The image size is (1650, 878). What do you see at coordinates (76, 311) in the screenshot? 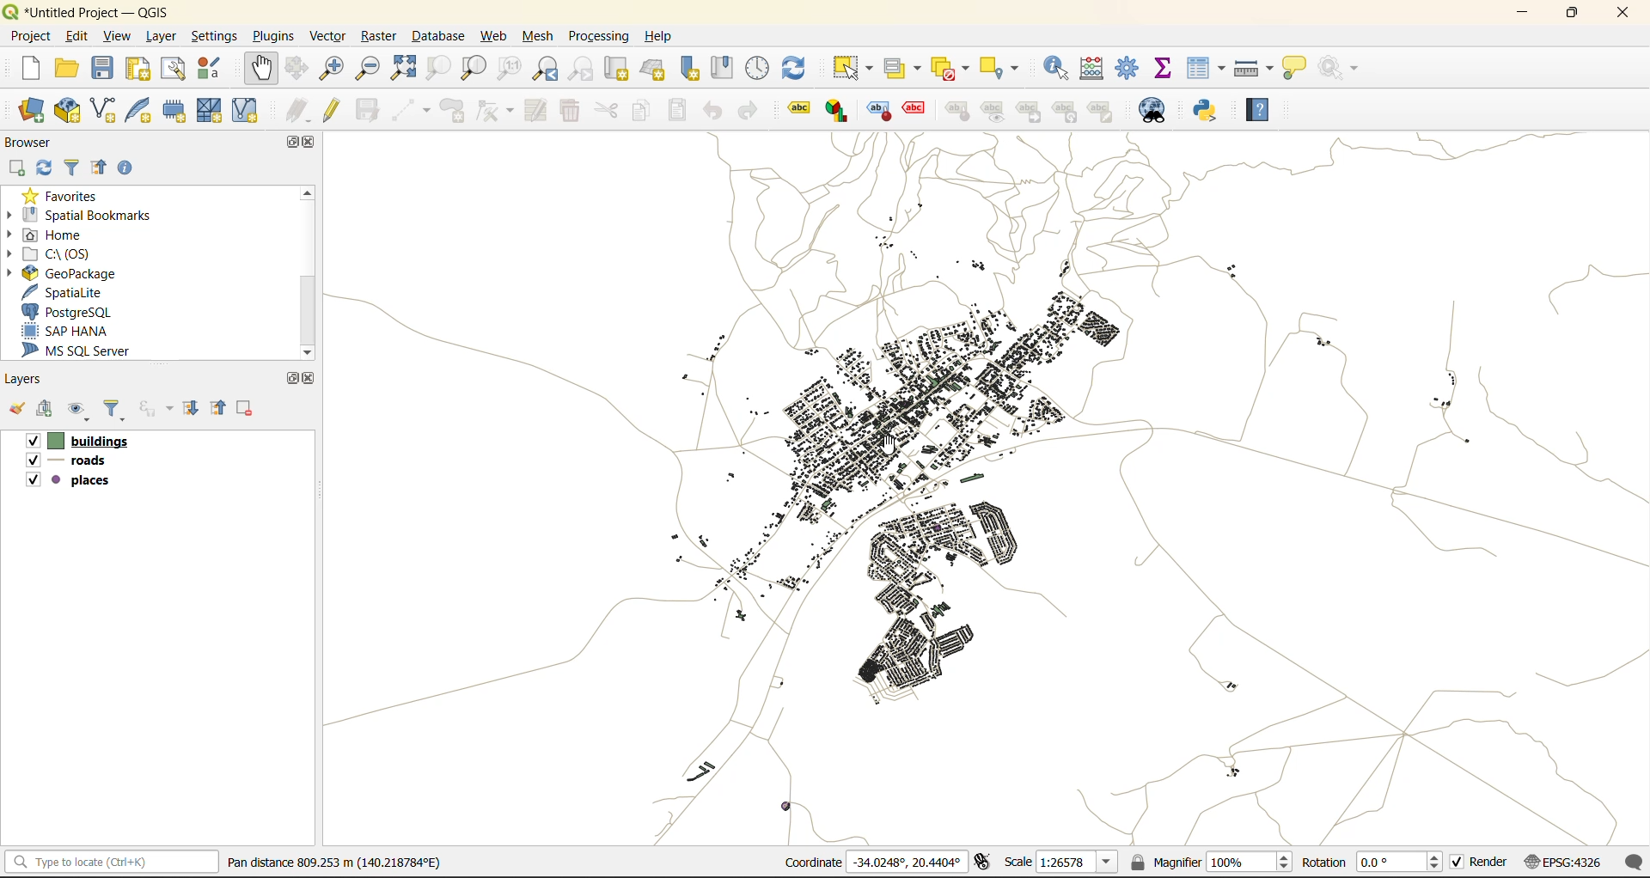
I see `postgresql` at bounding box center [76, 311].